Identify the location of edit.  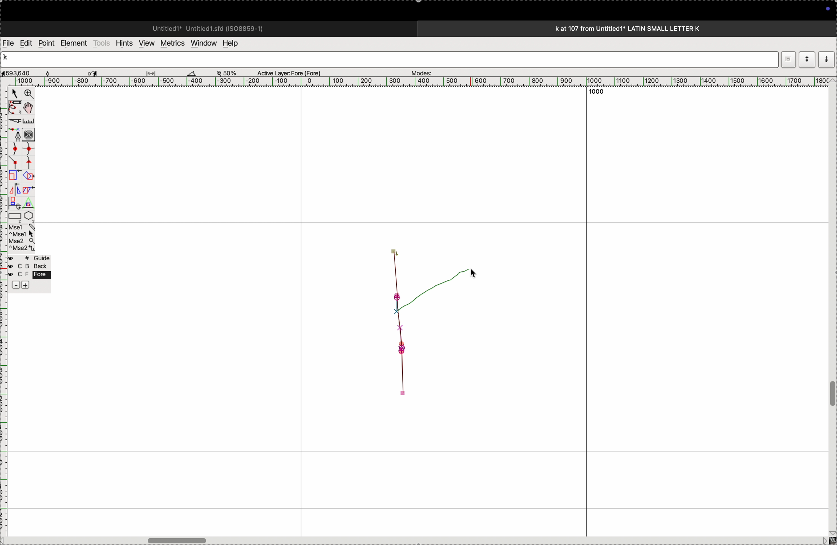
(26, 43).